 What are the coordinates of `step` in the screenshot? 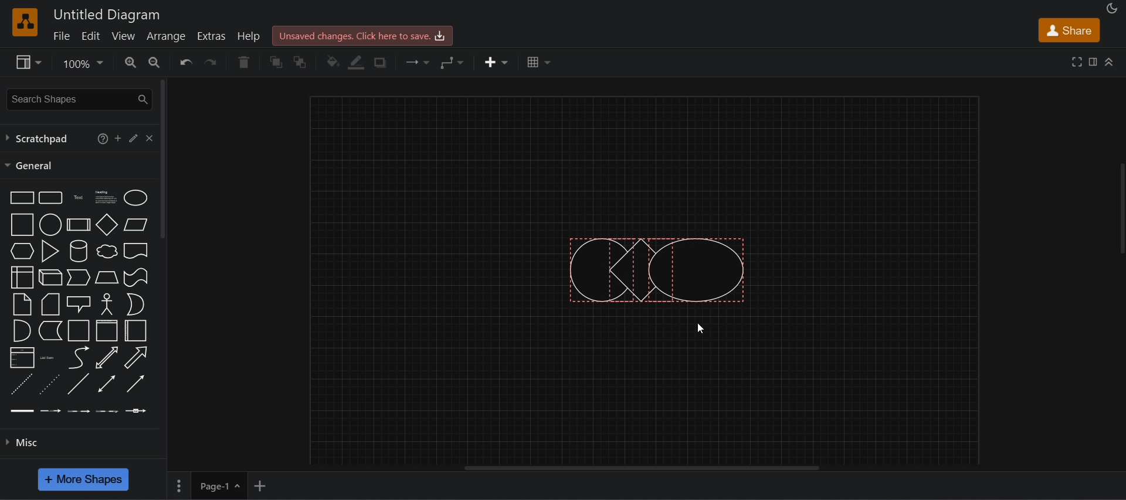 It's located at (77, 278).